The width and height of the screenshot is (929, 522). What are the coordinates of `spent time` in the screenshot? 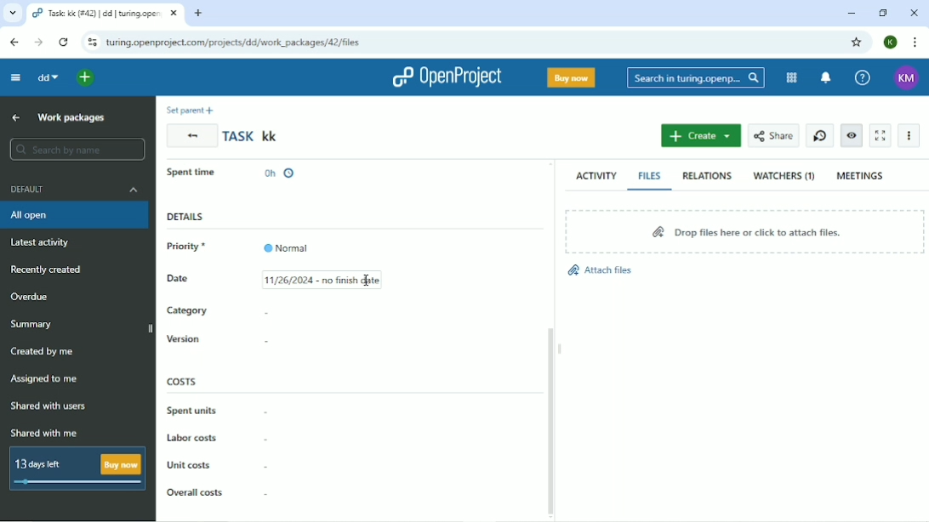 It's located at (196, 171).